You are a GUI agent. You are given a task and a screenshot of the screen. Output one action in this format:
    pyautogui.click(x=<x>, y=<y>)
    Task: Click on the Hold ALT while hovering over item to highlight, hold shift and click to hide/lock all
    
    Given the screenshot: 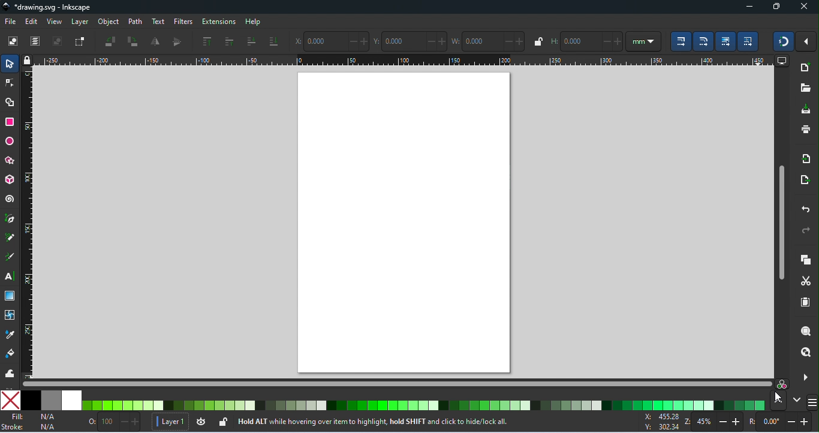 What is the action you would take?
    pyautogui.click(x=373, y=419)
    